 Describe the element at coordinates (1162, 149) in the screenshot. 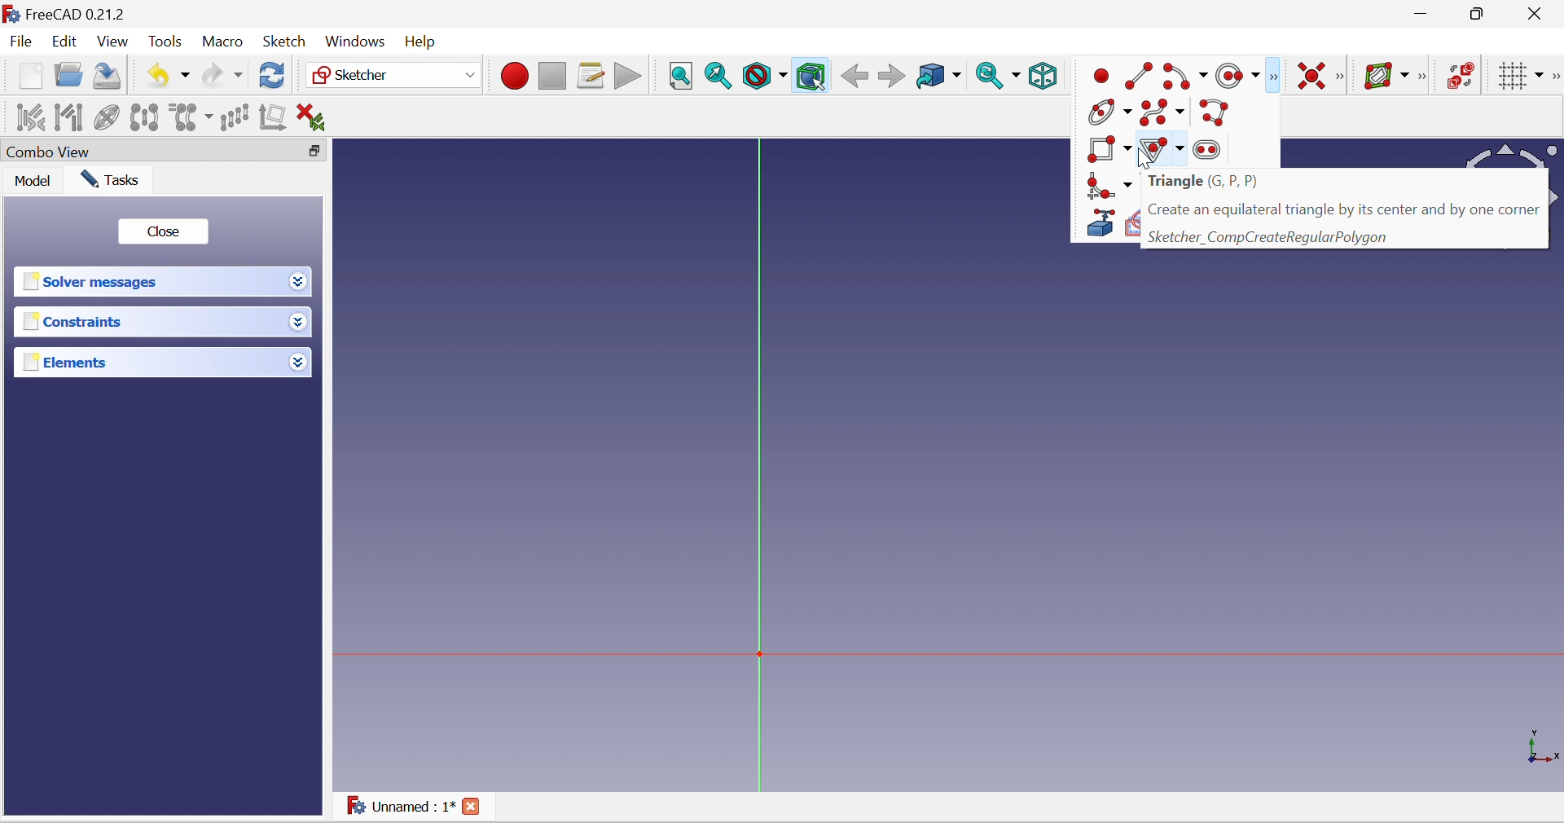

I see `Create triangle` at that location.